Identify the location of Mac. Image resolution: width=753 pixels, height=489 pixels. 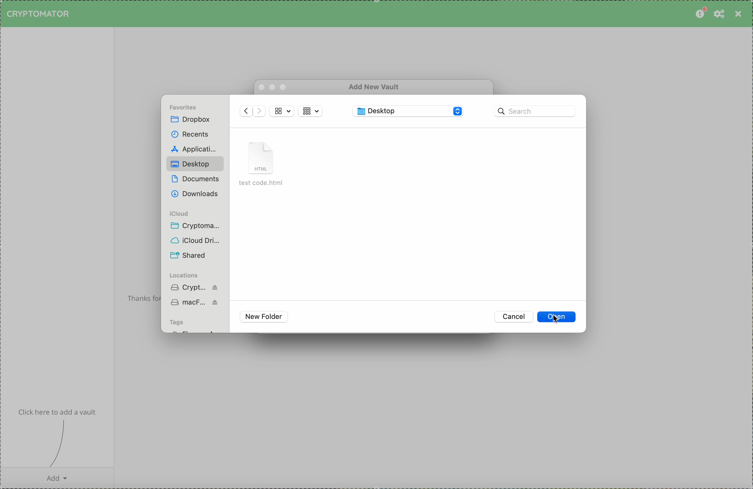
(196, 303).